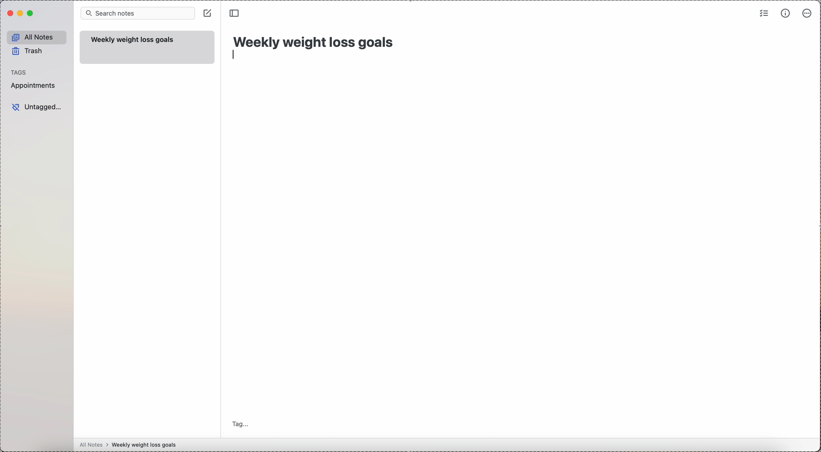 Image resolution: width=821 pixels, height=452 pixels. What do you see at coordinates (148, 47) in the screenshot?
I see `weekly weigth loss goals note` at bounding box center [148, 47].